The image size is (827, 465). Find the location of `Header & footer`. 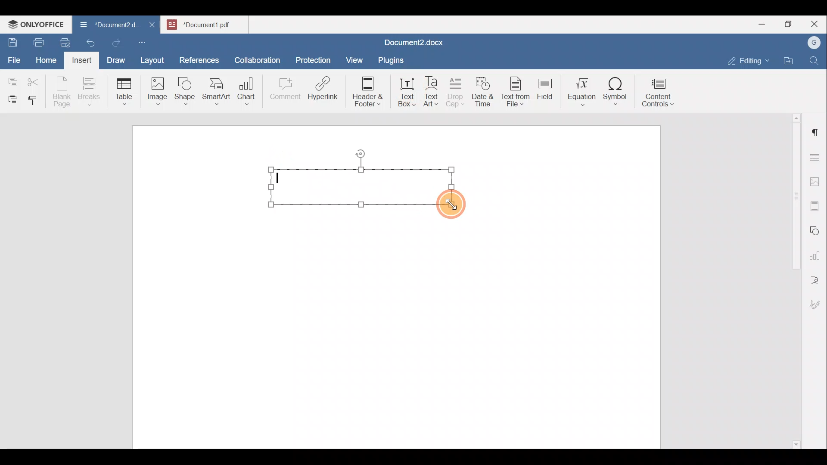

Header & footer is located at coordinates (365, 91).